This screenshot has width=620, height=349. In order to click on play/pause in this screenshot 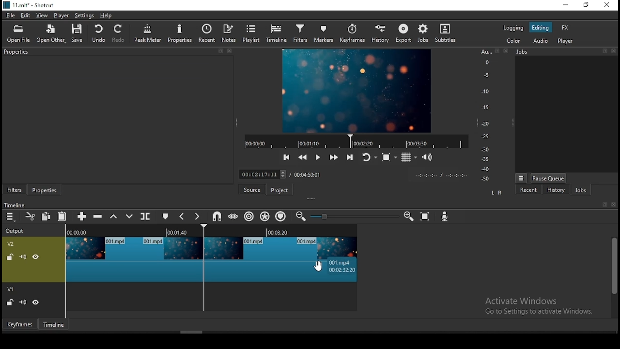, I will do `click(319, 156)`.